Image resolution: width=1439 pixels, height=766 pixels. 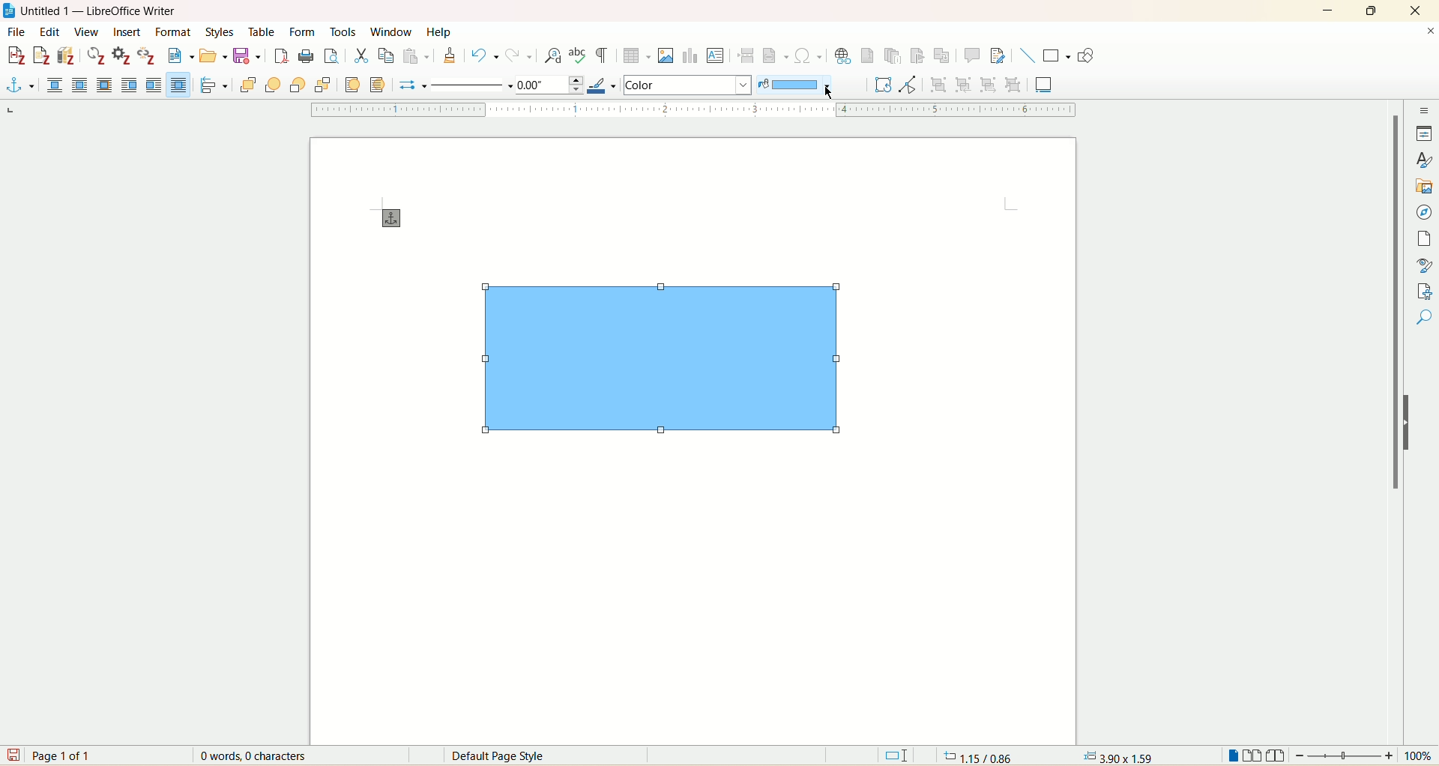 What do you see at coordinates (248, 59) in the screenshot?
I see `save` at bounding box center [248, 59].